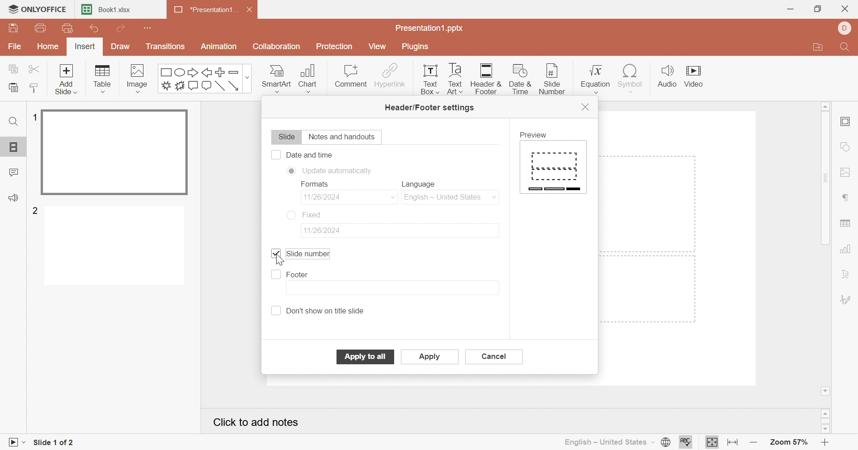 The image size is (858, 450). Describe the element at coordinates (66, 79) in the screenshot. I see `Add Slide` at that location.